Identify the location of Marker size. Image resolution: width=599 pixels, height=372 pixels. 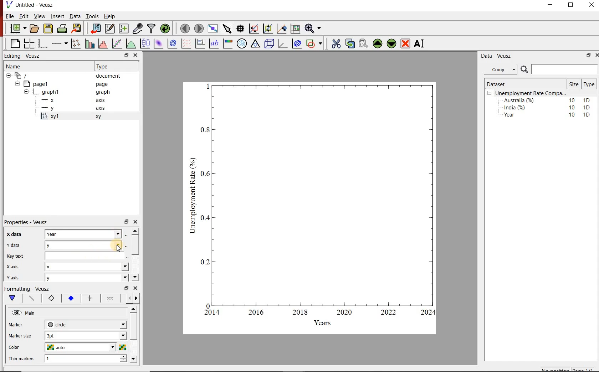
(21, 335).